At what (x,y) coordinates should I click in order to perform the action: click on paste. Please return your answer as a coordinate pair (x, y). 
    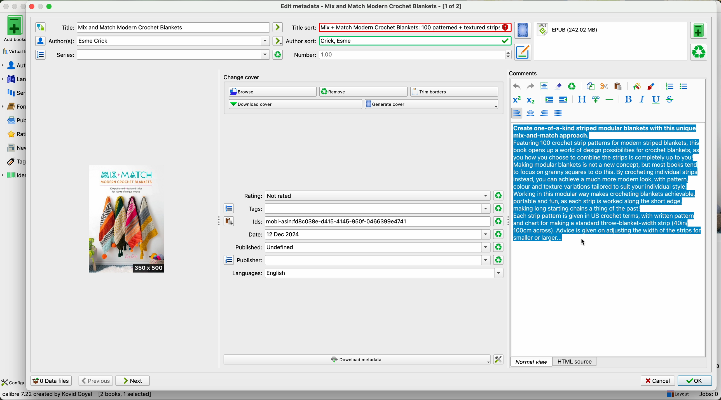
    Looking at the image, I should click on (617, 86).